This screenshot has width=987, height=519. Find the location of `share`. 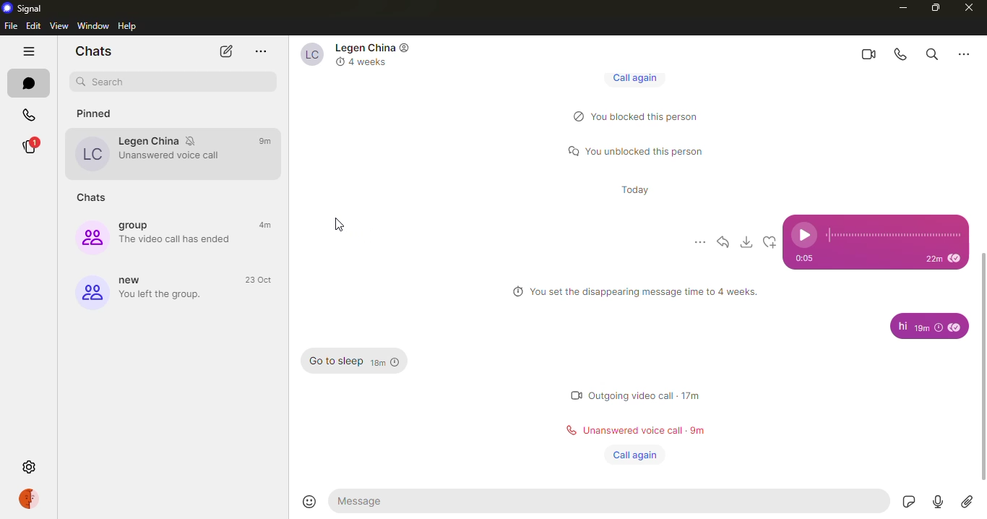

share is located at coordinates (722, 242).